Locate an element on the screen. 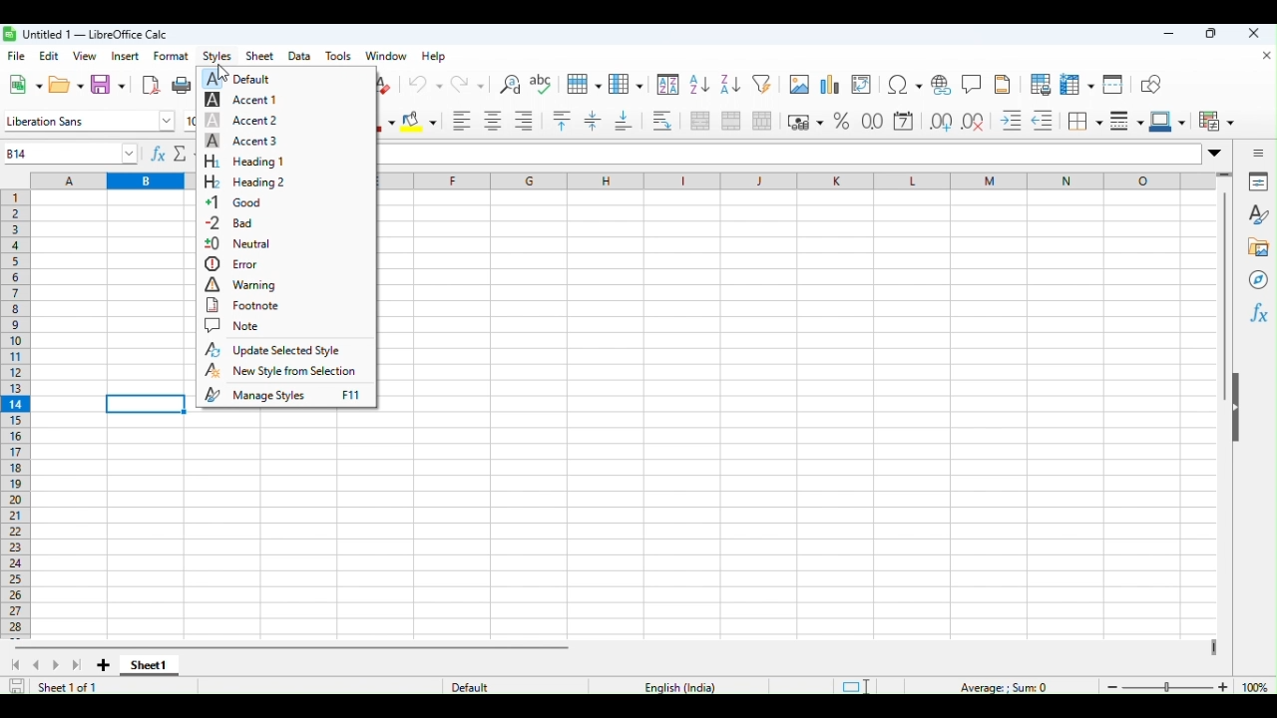  k is located at coordinates (836, 181).